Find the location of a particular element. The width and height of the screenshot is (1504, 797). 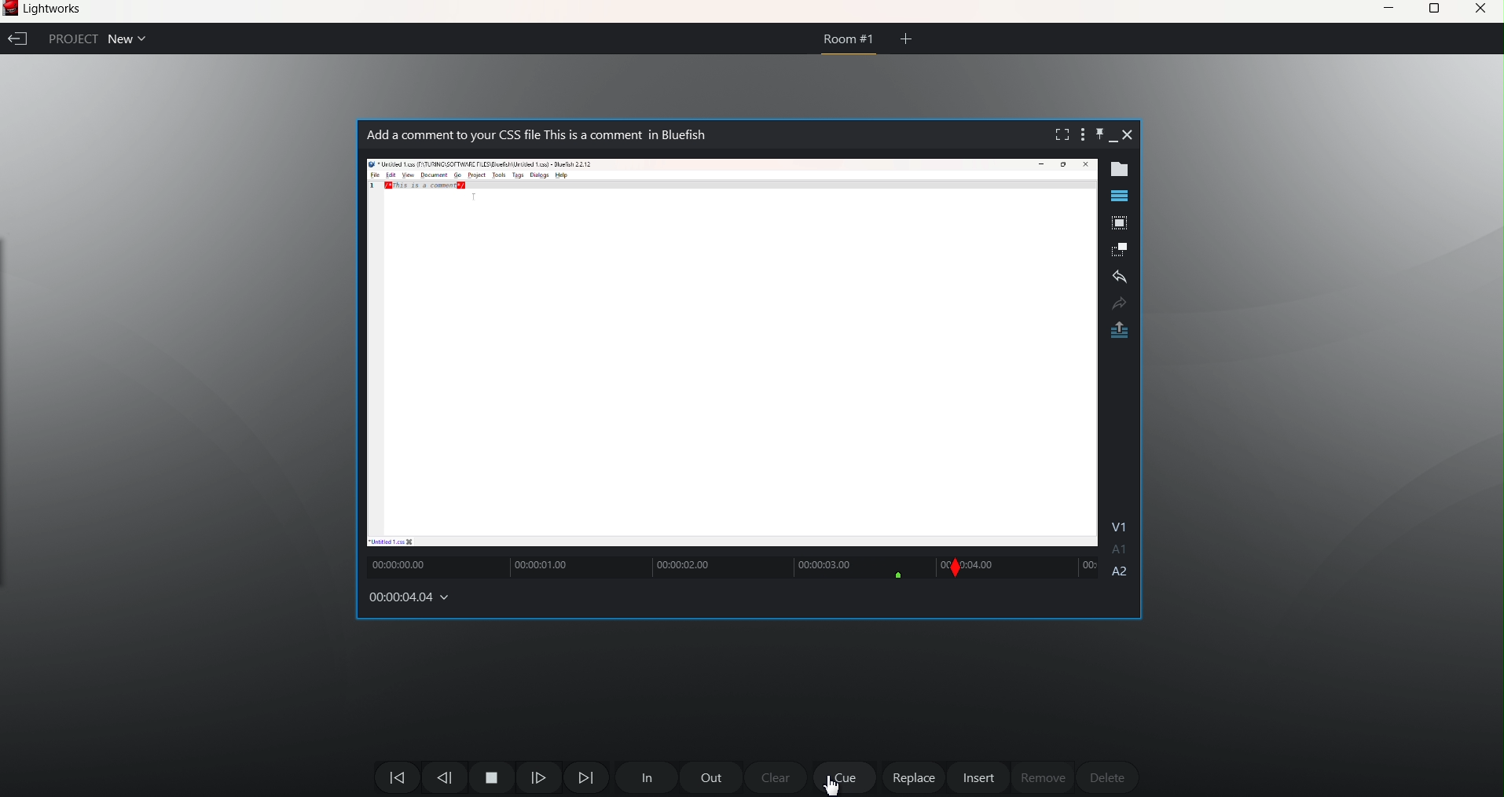

A2 is located at coordinates (1121, 574).